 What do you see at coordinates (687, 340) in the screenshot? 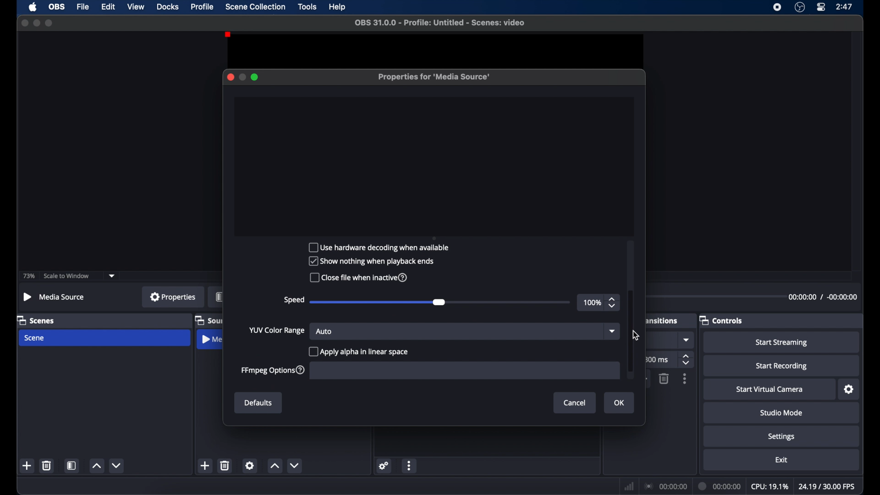
I see `dropdown` at bounding box center [687, 340].